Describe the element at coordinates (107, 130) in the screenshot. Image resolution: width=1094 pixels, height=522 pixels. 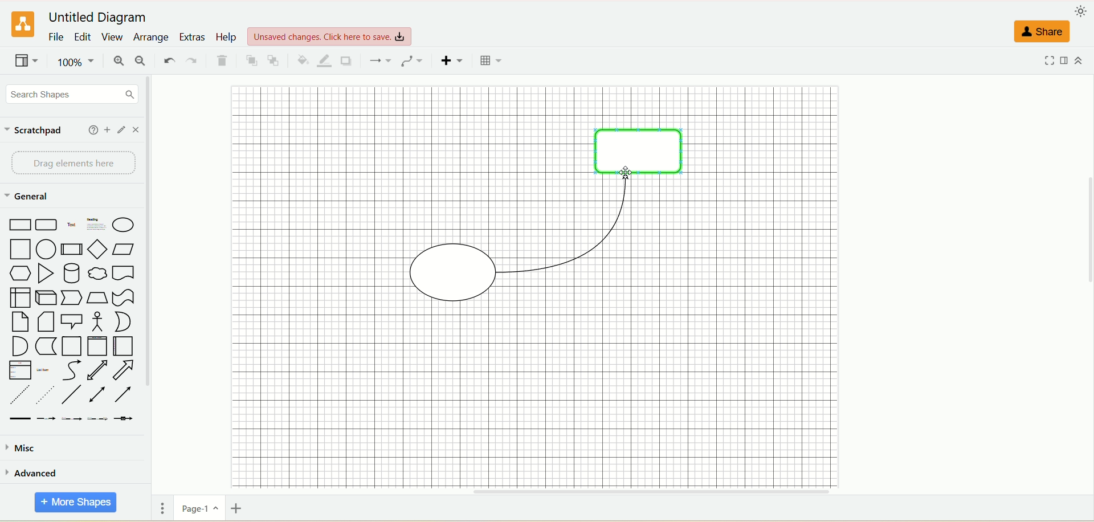
I see `add` at that location.